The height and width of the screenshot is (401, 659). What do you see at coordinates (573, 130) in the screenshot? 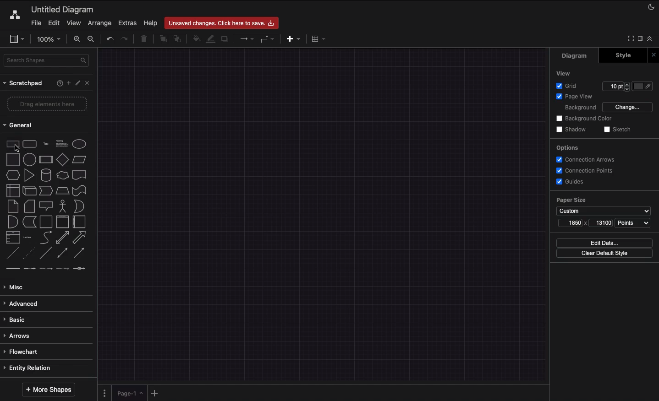
I see `Shadow` at bounding box center [573, 130].